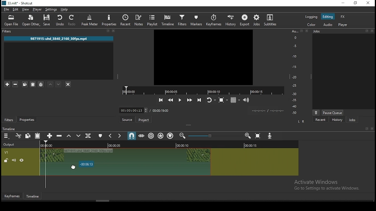 The height and width of the screenshot is (211, 376). Describe the element at coordinates (334, 112) in the screenshot. I see `pause queue` at that location.